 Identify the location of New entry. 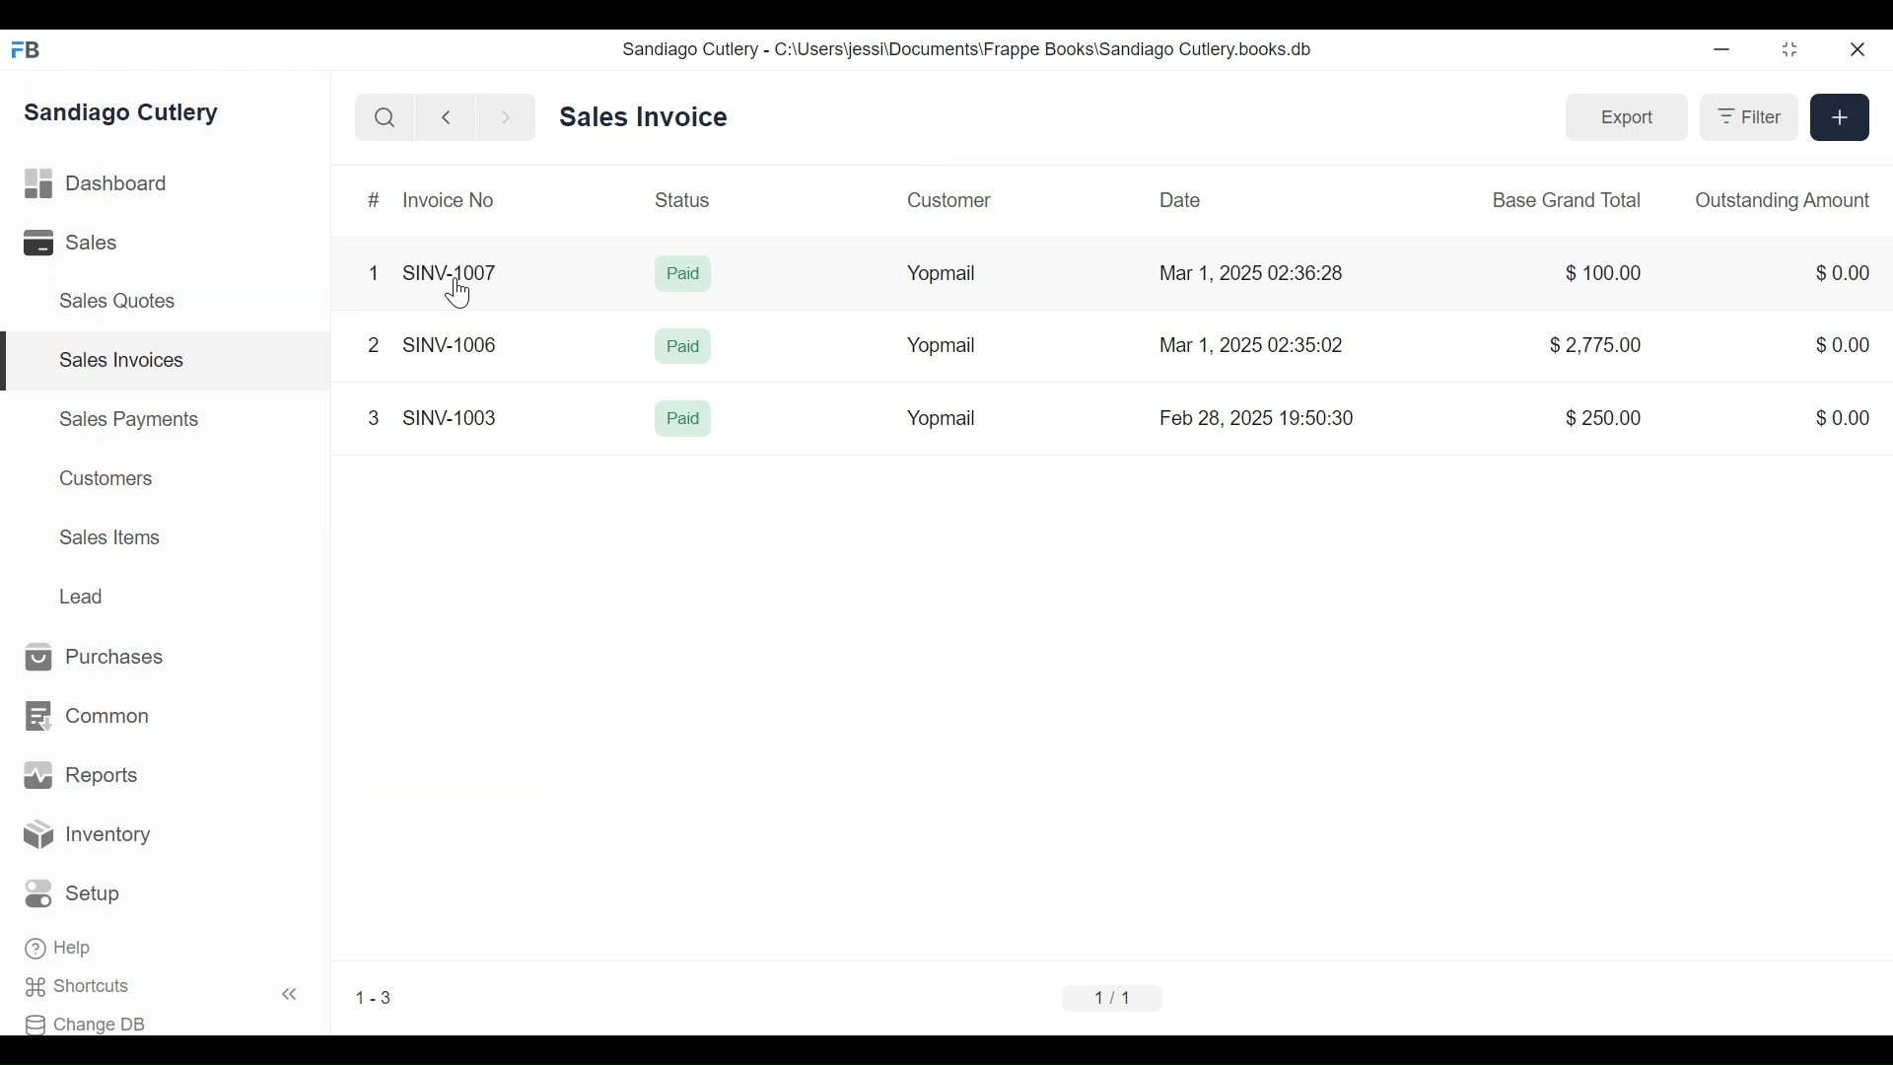
(1840, 118).